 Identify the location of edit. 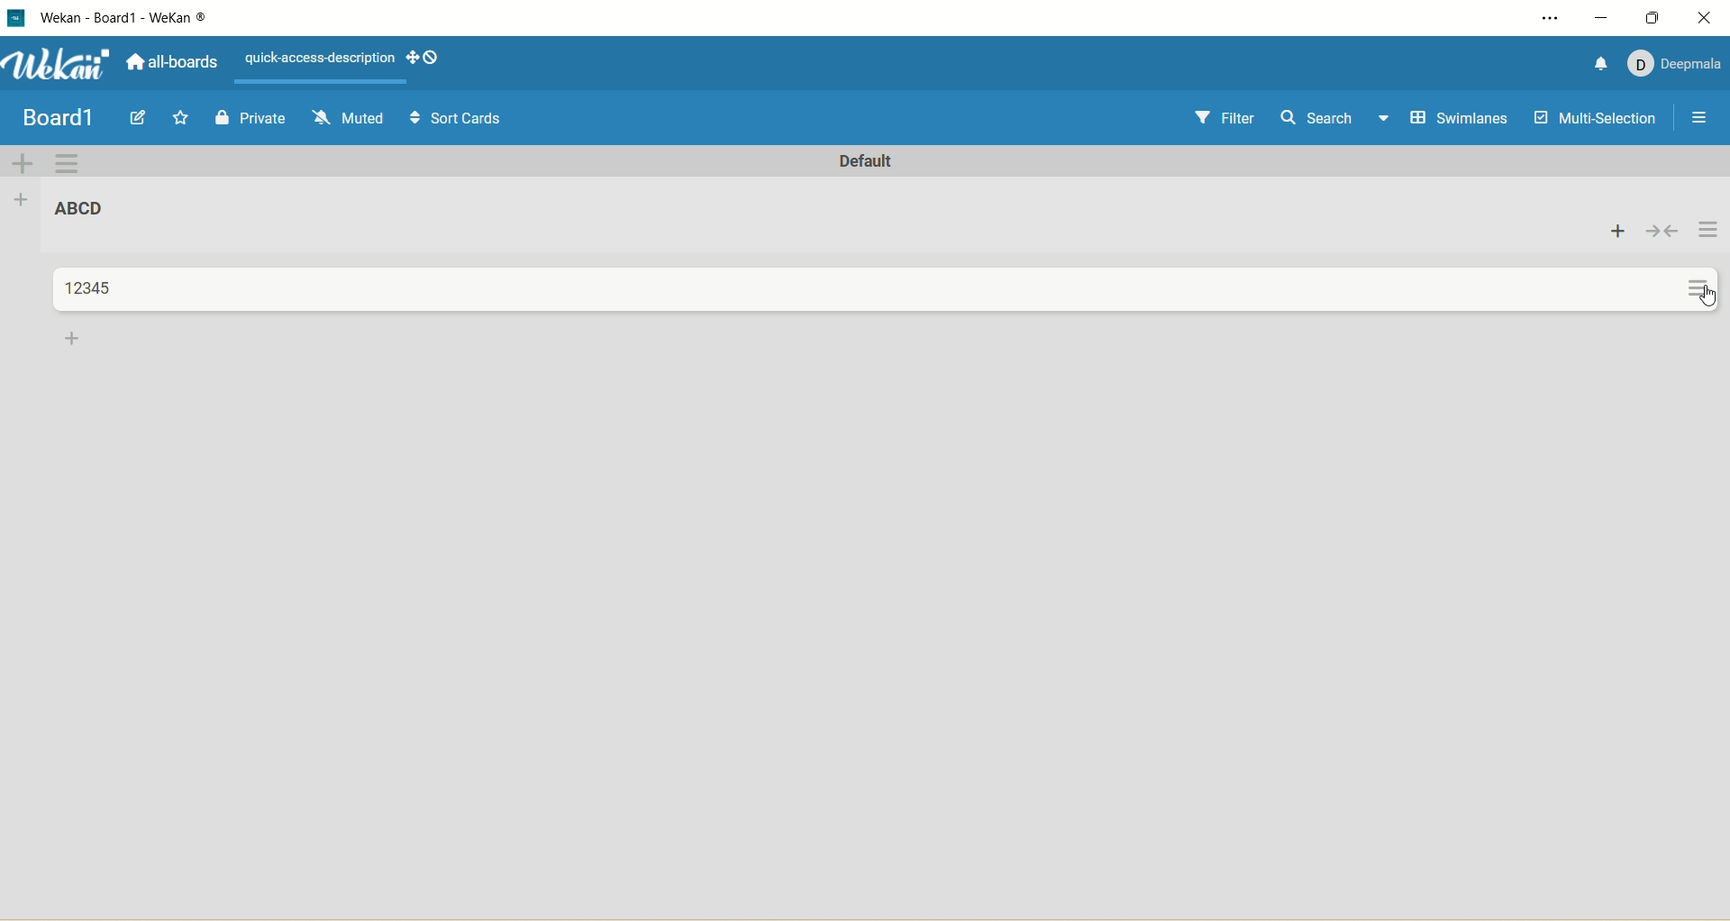
(142, 118).